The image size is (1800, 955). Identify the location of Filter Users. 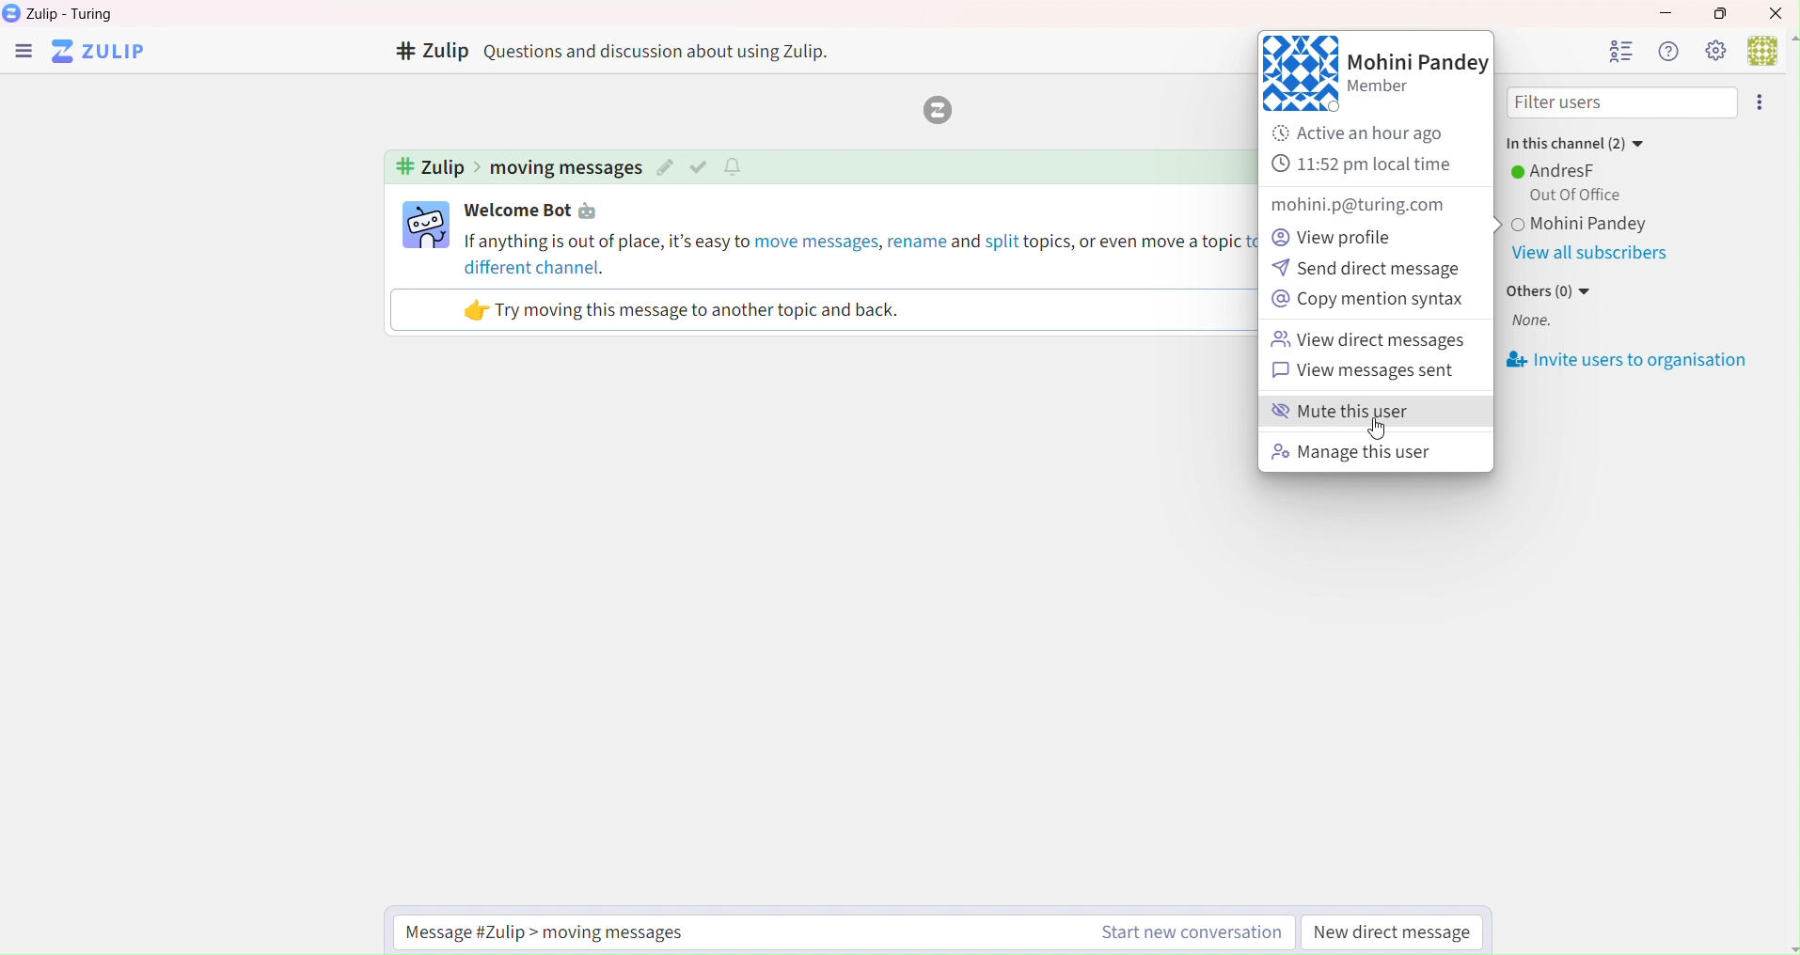
(1622, 103).